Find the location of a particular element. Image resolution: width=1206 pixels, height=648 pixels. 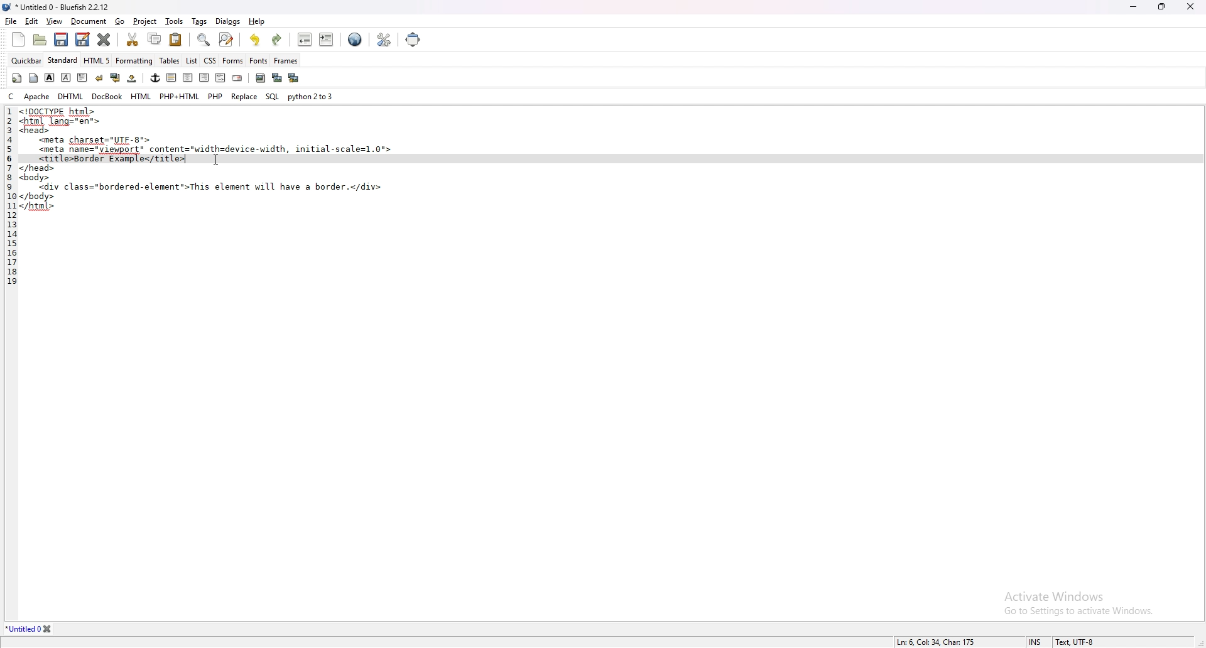

html is located at coordinates (142, 97).